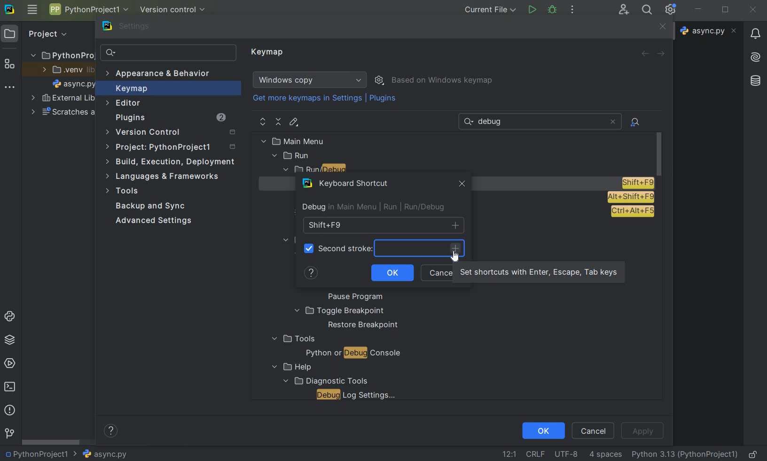  Describe the element at coordinates (384, 100) in the screenshot. I see `plugins` at that location.